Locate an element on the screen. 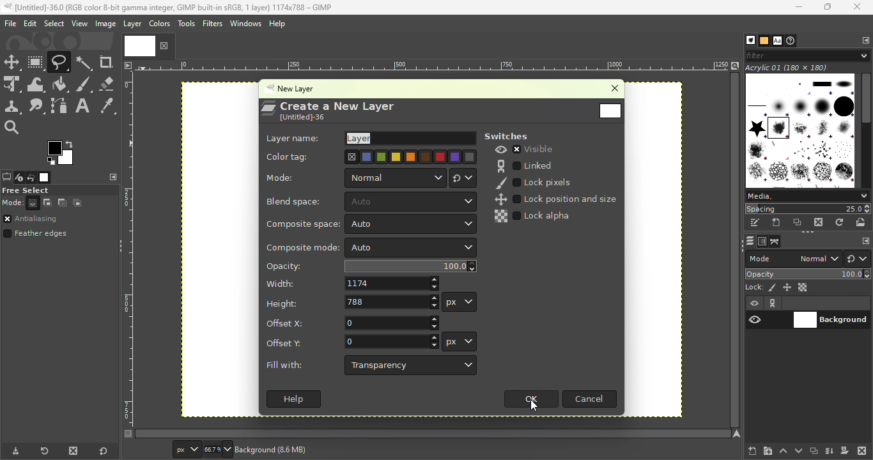  Media is located at coordinates (807, 195).